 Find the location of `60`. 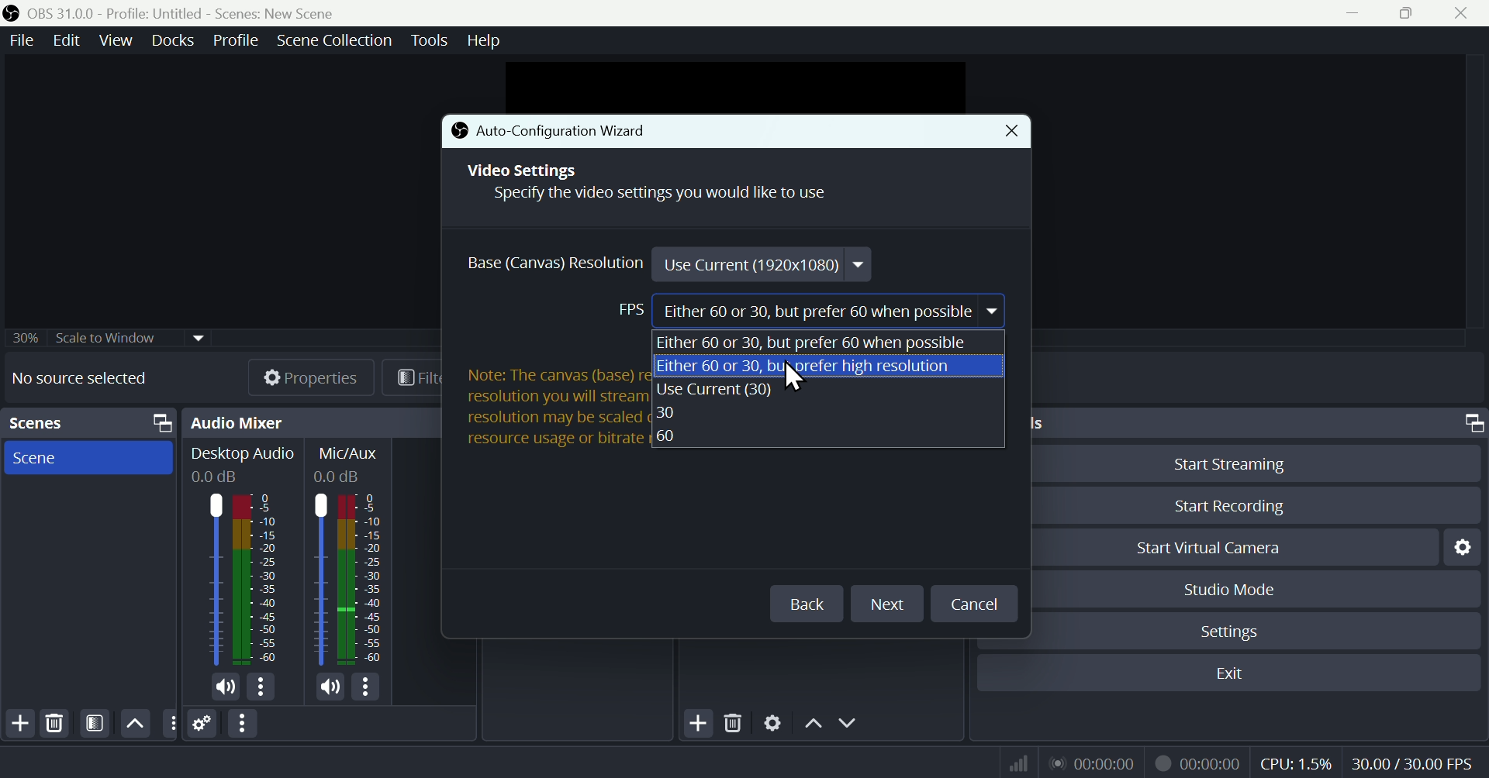

60 is located at coordinates (673, 435).